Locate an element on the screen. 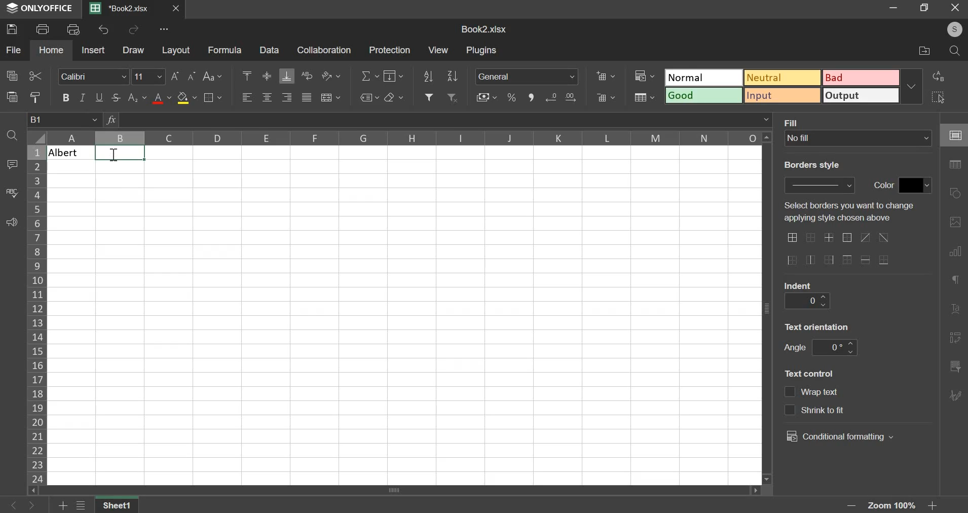 This screenshot has height=513, width=968. go back is located at coordinates (12, 505).